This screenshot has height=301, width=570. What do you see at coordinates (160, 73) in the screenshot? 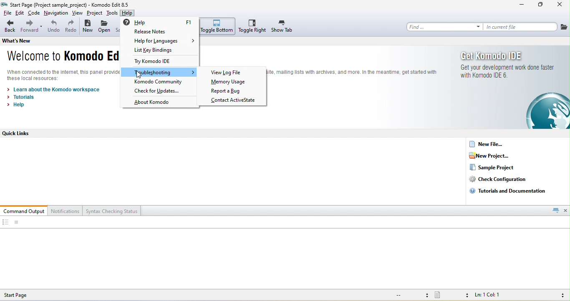
I see `troubleshooting` at bounding box center [160, 73].